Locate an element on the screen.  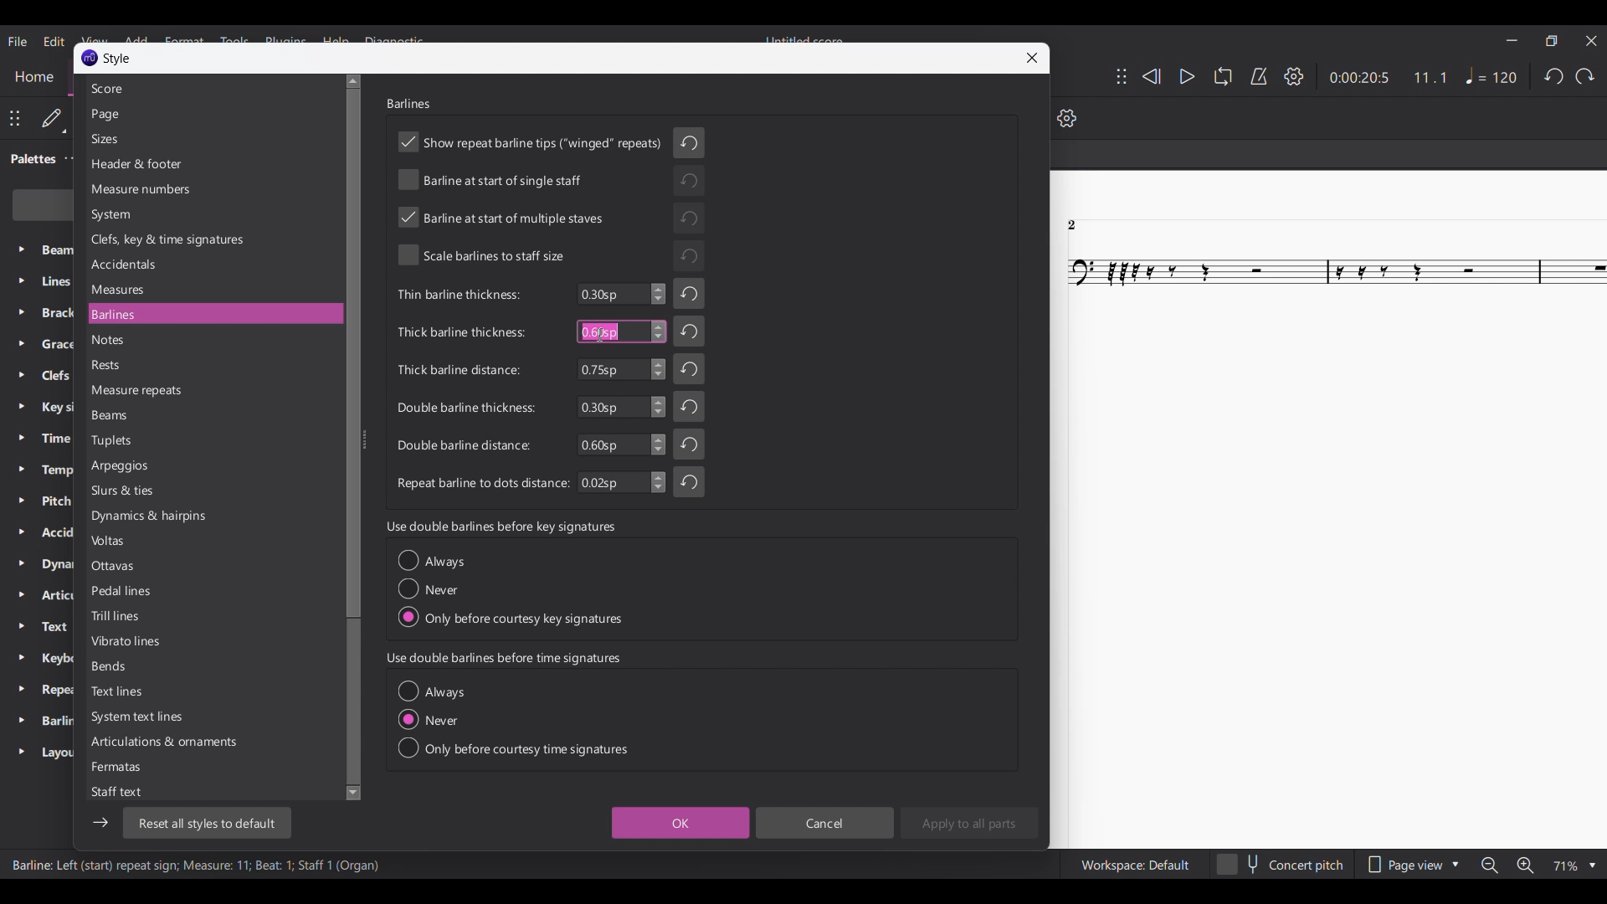
Indicates barline setting options is located at coordinates (480, 390).